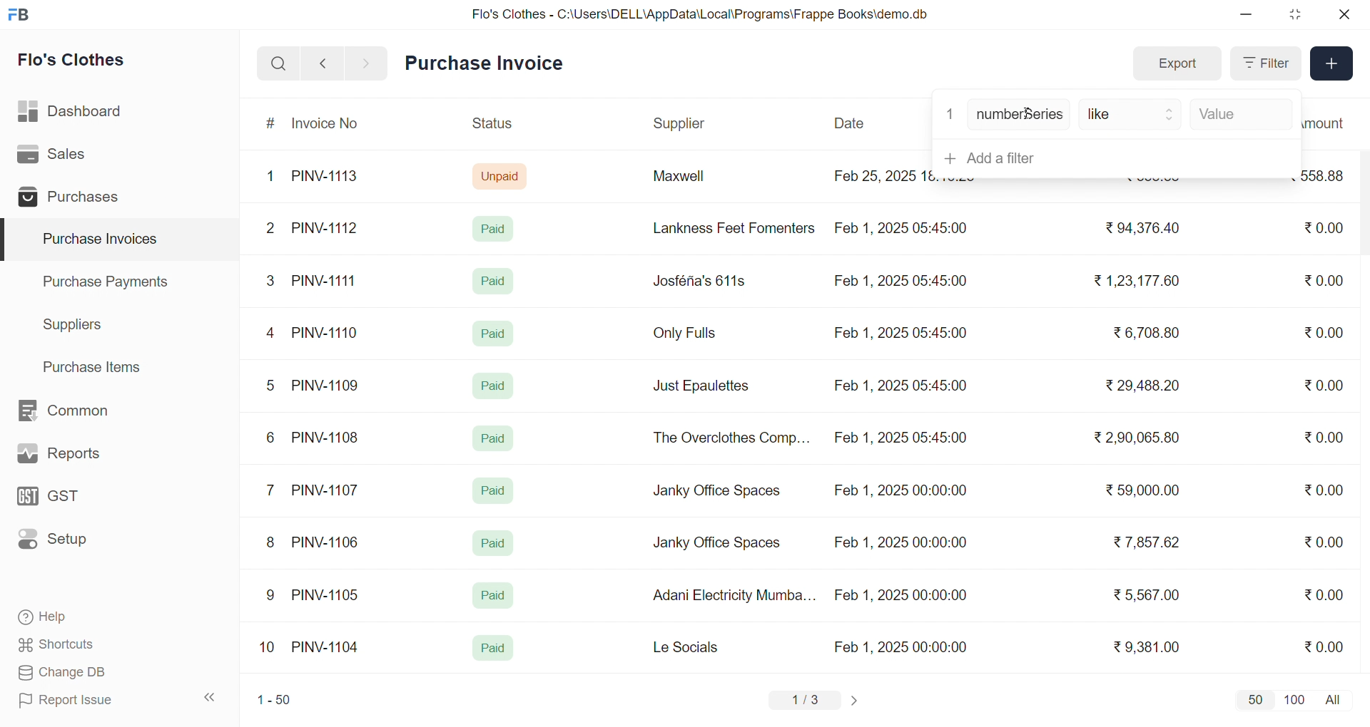 The image size is (1370, 727). Describe the element at coordinates (900, 386) in the screenshot. I see `Feb 1, 2025 05:45:00` at that location.